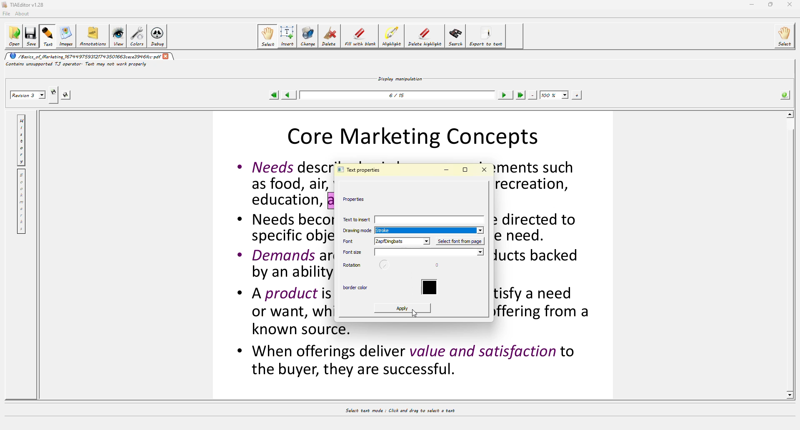  Describe the element at coordinates (386, 230) in the screenshot. I see `stroke` at that location.